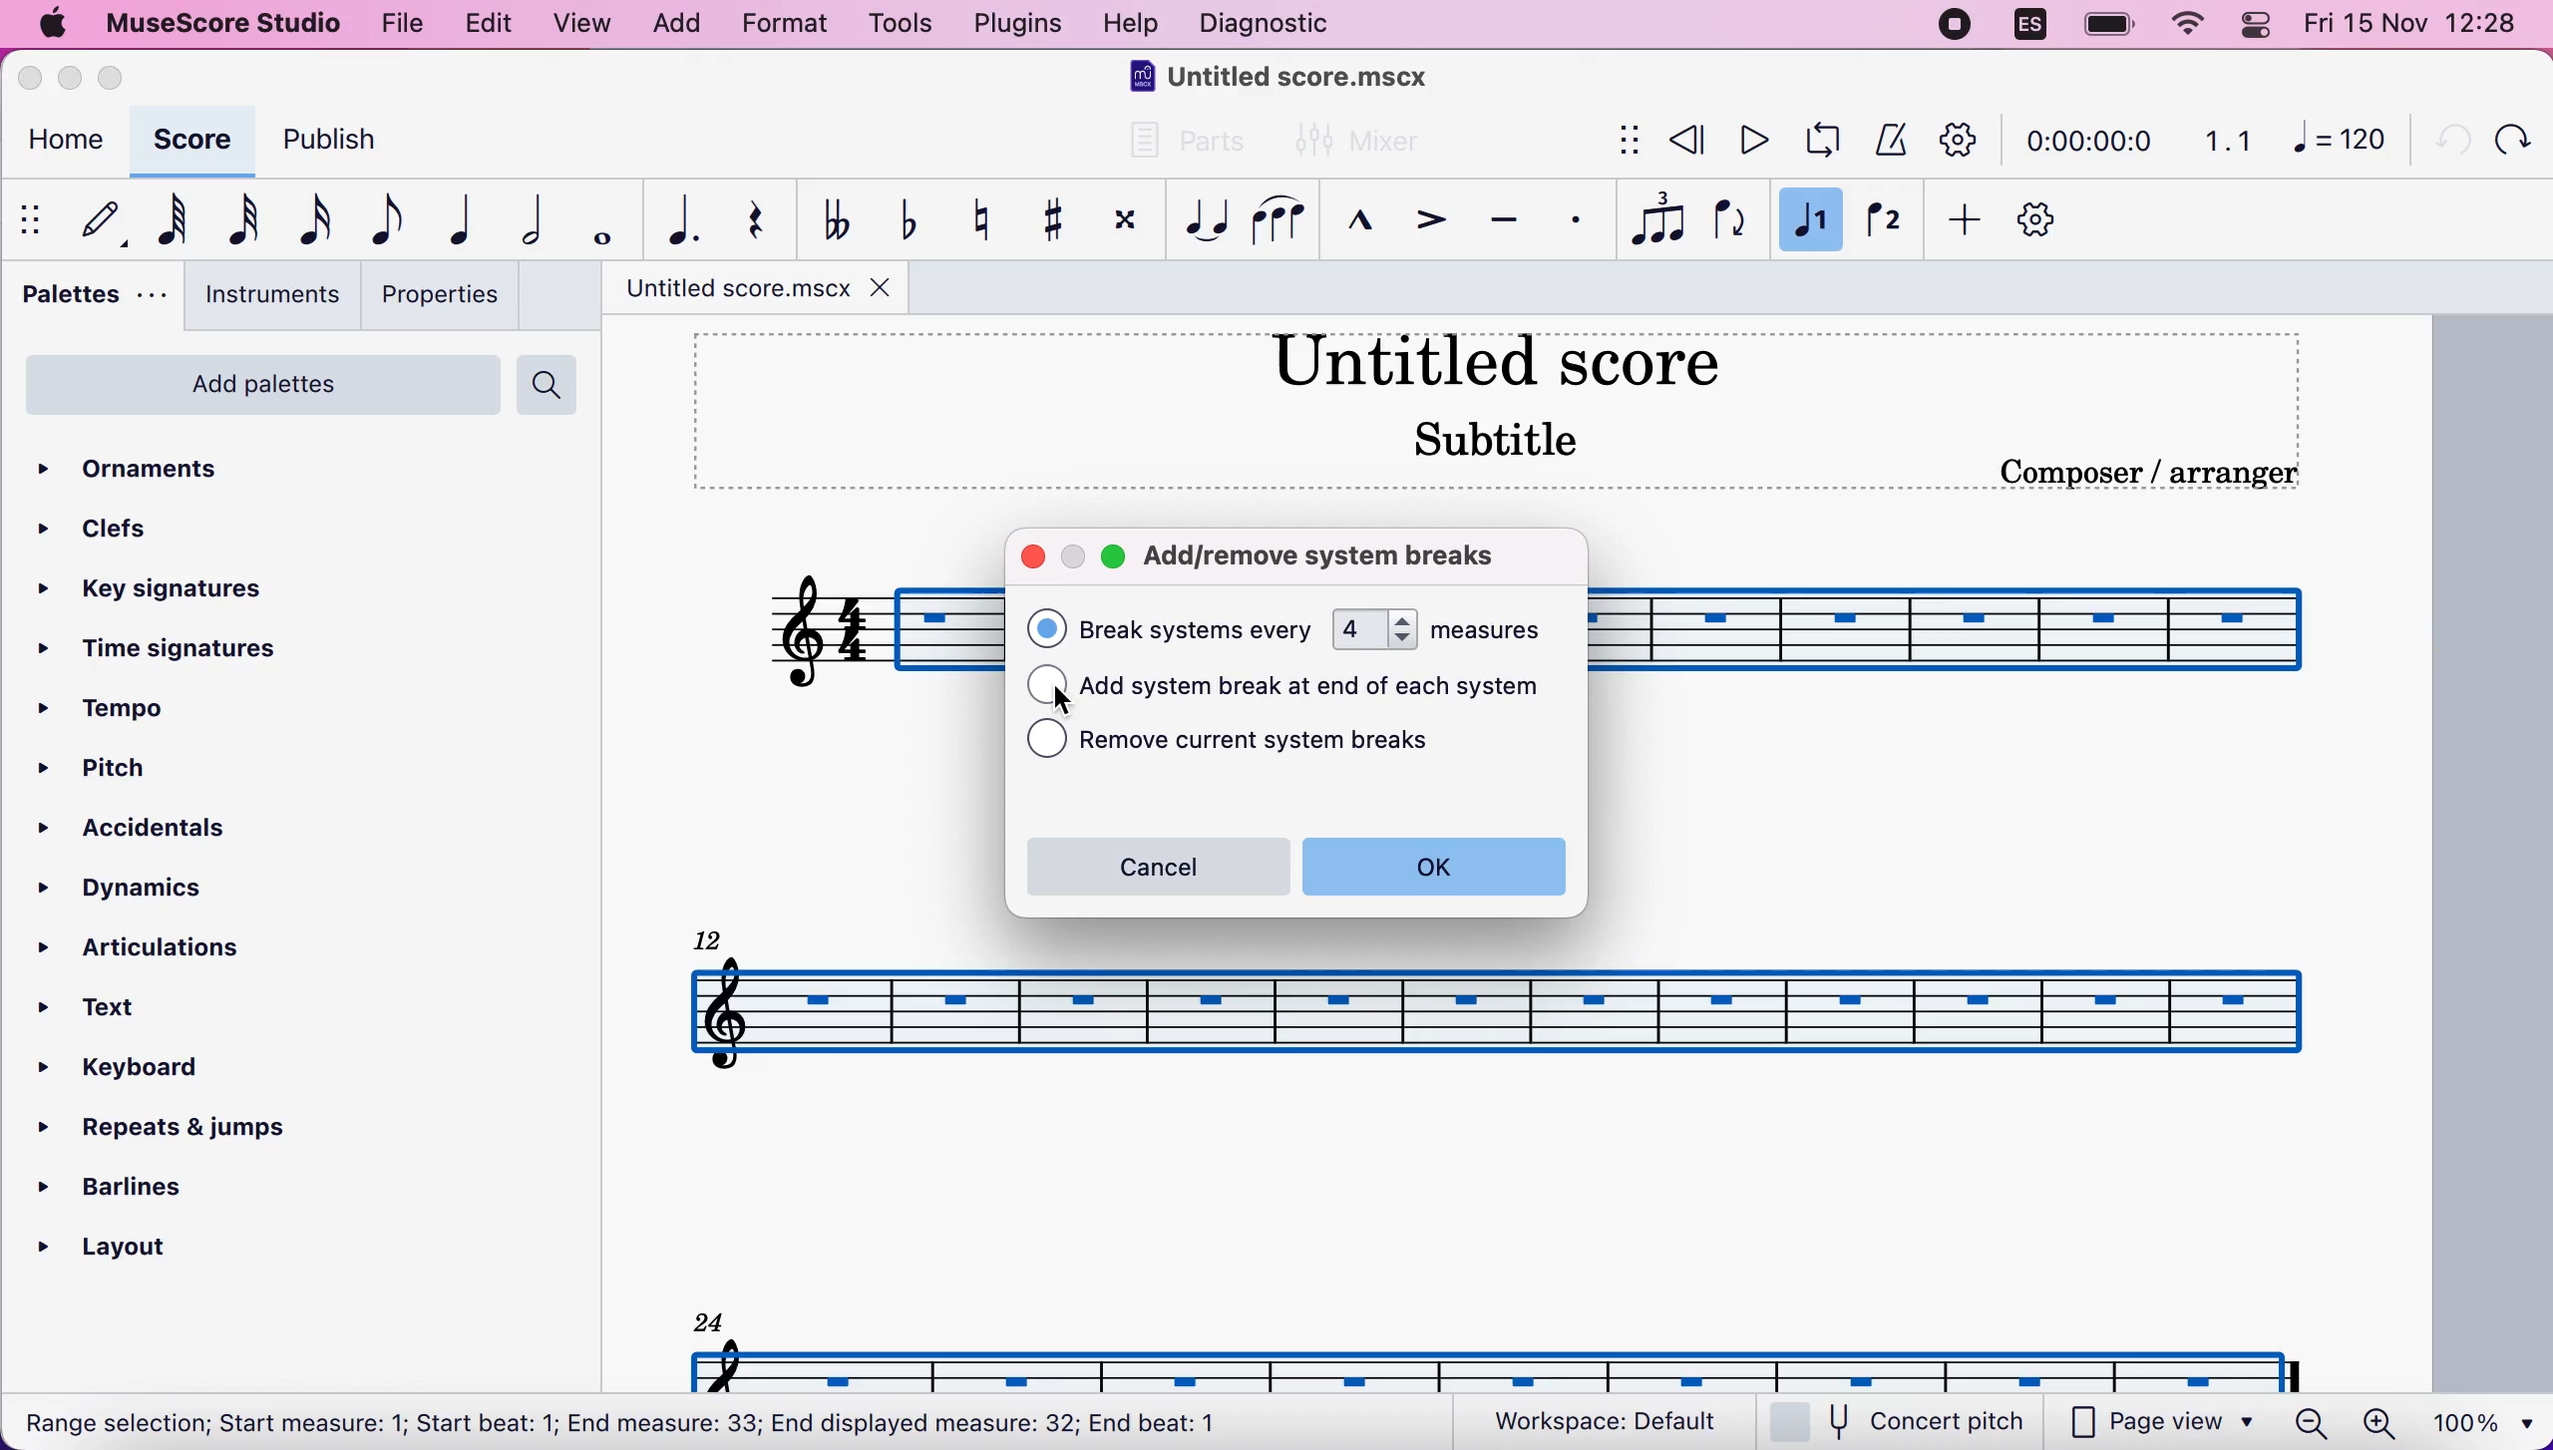 Image resolution: width=2553 pixels, height=1450 pixels. Describe the element at coordinates (736, 288) in the screenshot. I see `tab` at that location.